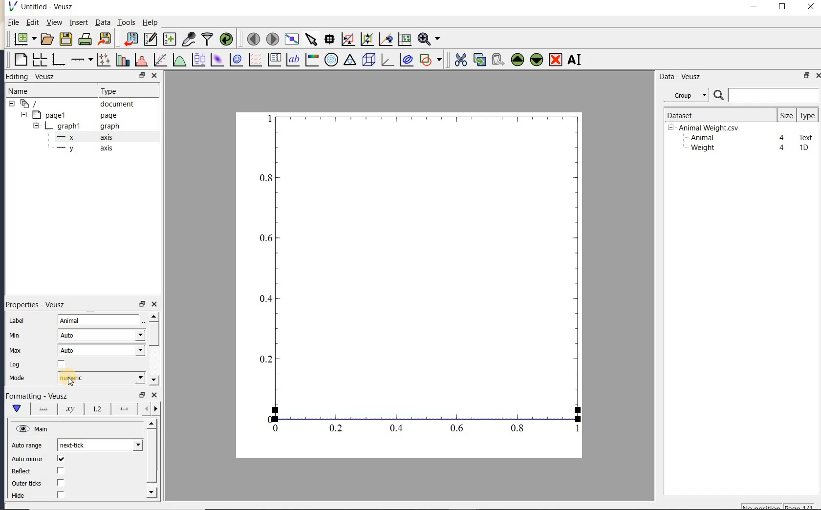  I want to click on Untitled-Veusz, so click(43, 7).